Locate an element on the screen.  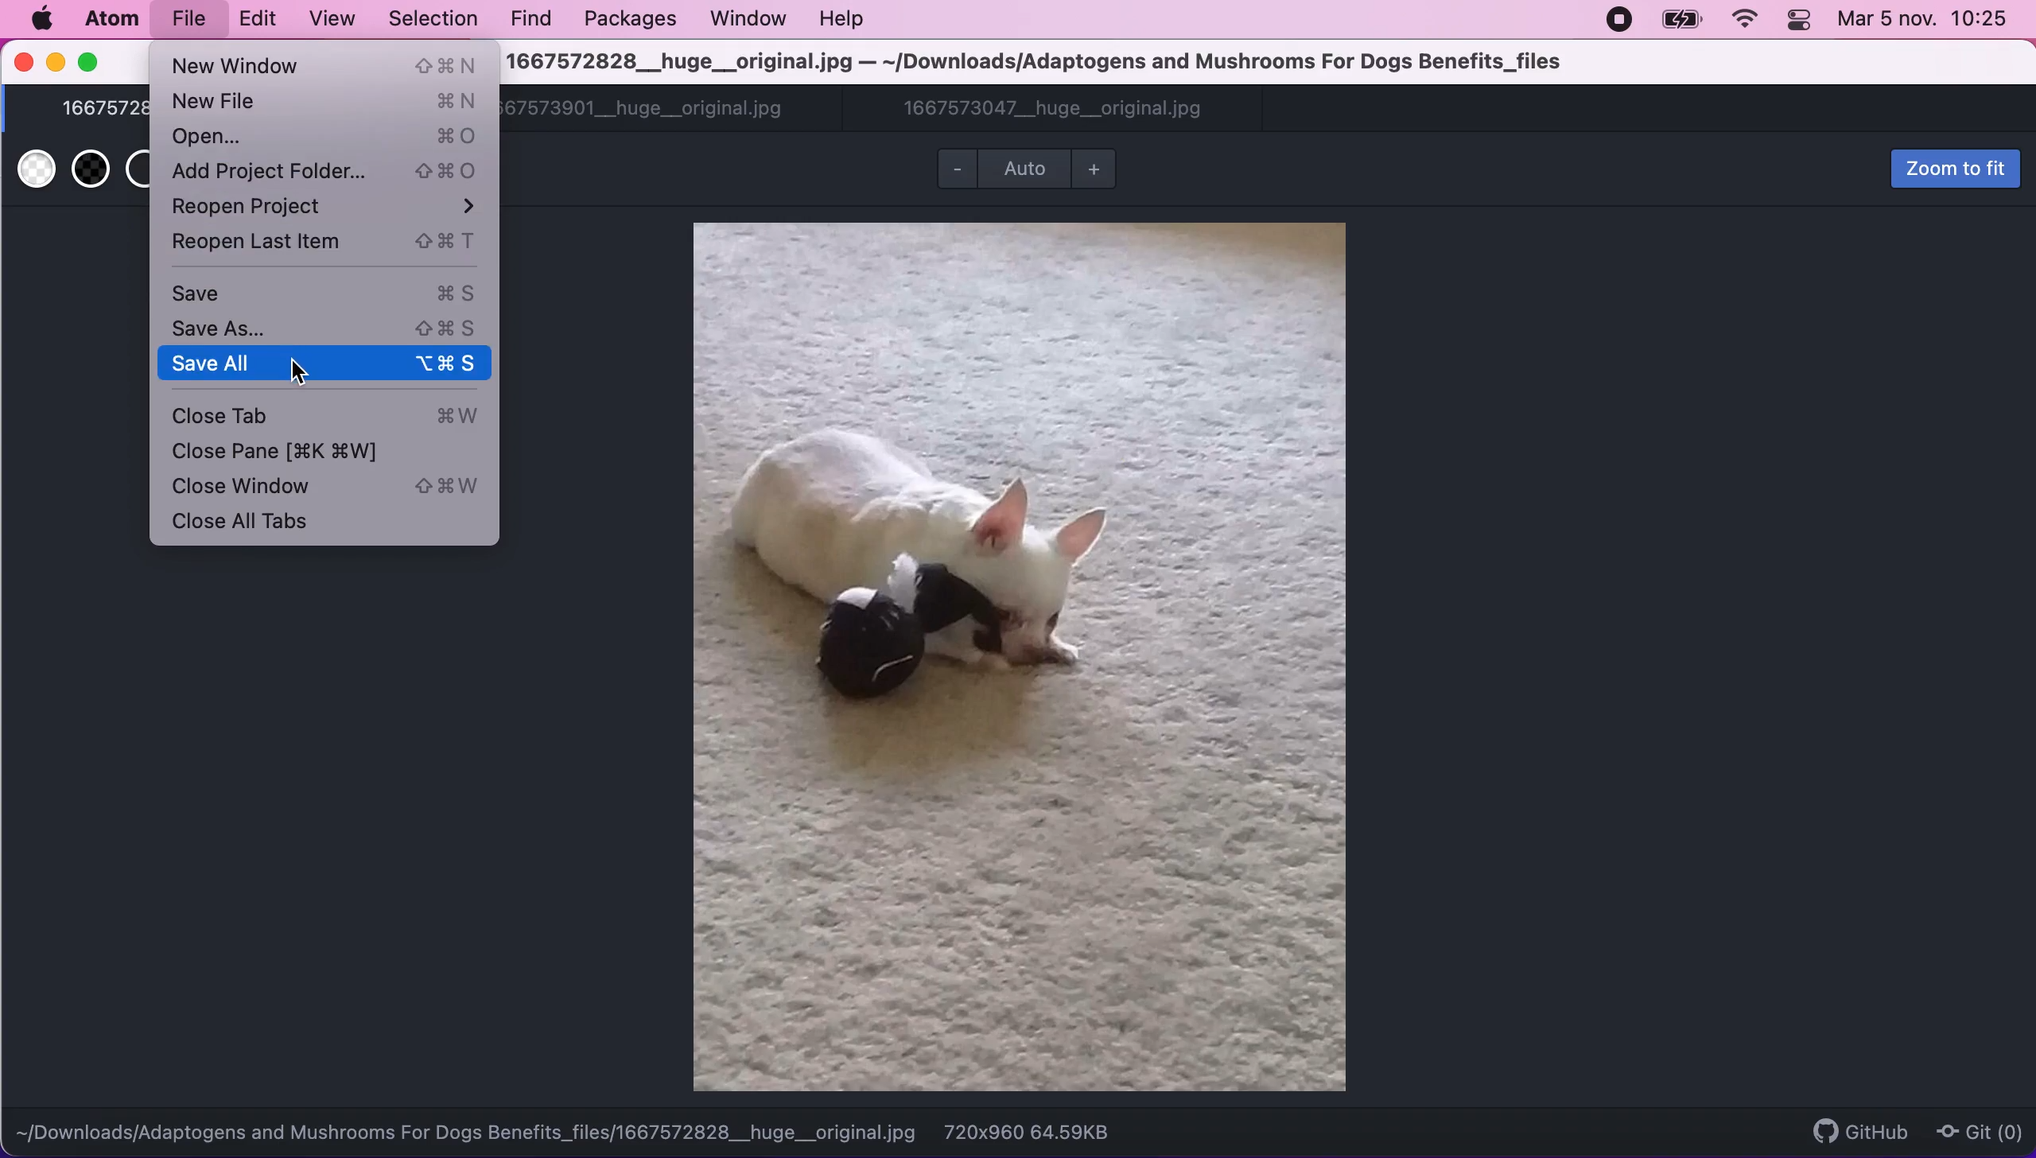
zoom to fit is located at coordinates (1952, 167).